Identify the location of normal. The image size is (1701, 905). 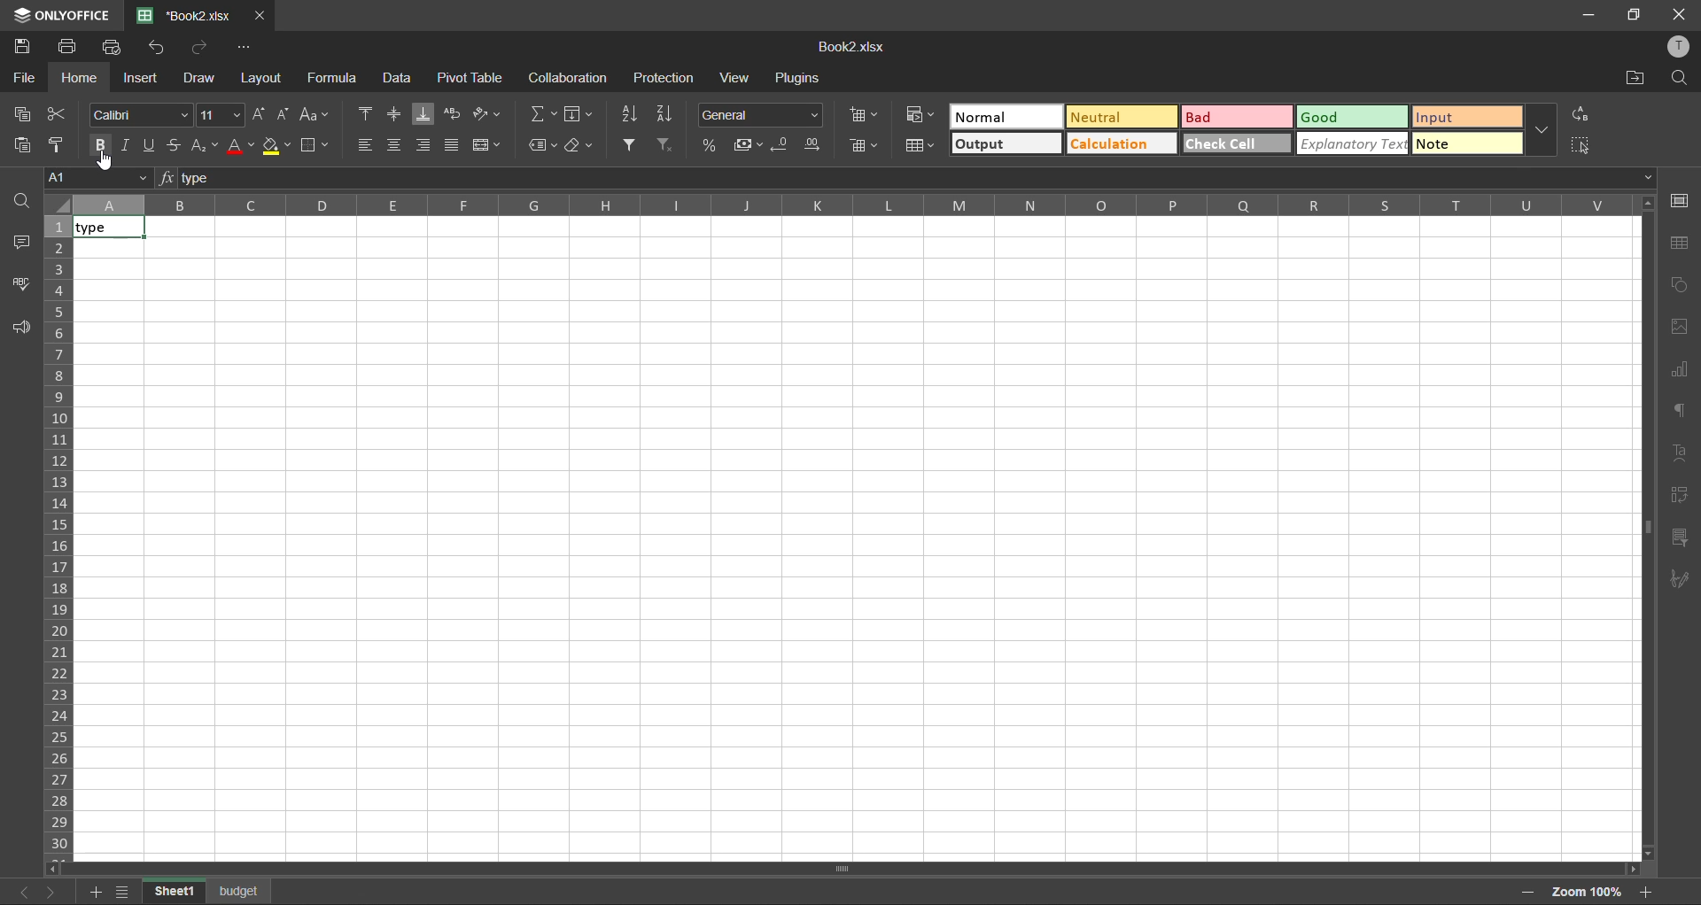
(1009, 116).